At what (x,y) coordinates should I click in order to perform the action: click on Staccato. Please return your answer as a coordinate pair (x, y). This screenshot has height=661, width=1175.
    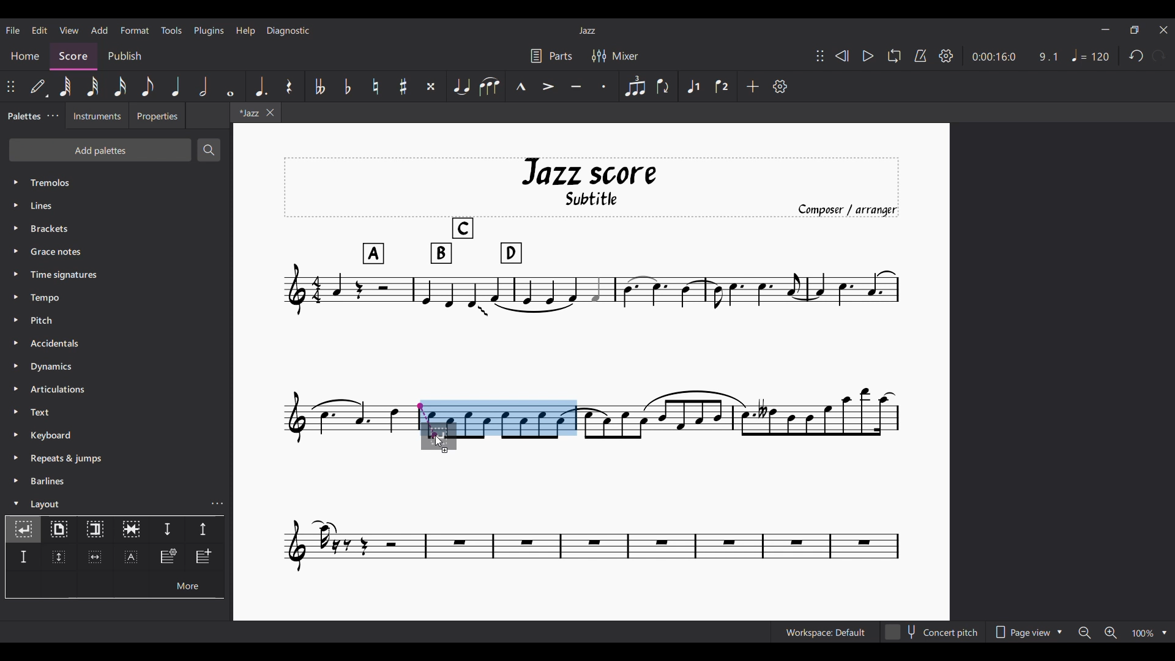
    Looking at the image, I should click on (604, 86).